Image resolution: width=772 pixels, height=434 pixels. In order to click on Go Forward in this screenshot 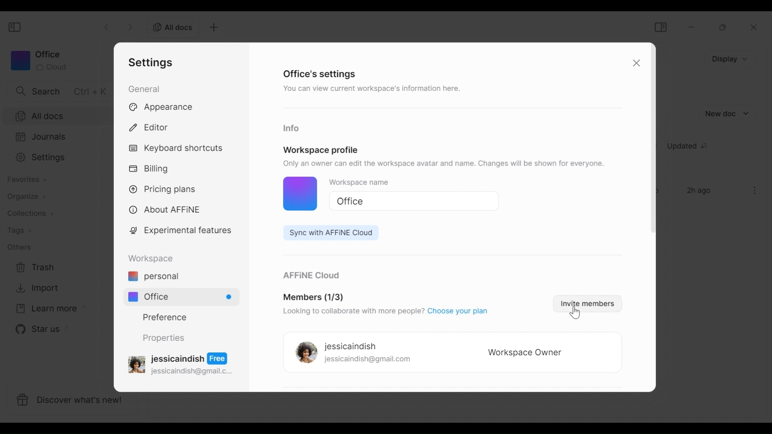, I will do `click(131, 26)`.